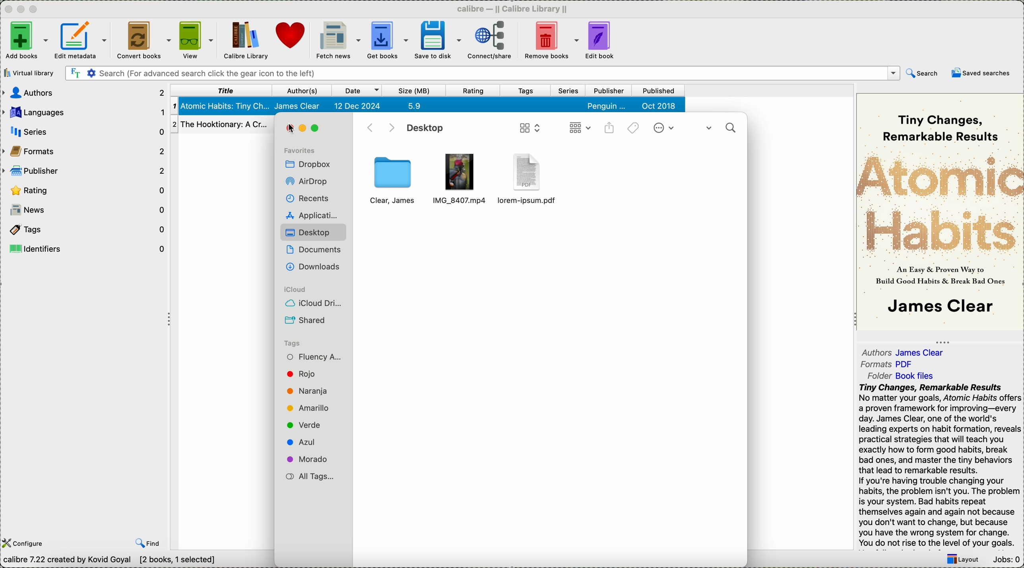 This screenshot has width=1024, height=568. What do you see at coordinates (601, 41) in the screenshot?
I see `edit book` at bounding box center [601, 41].